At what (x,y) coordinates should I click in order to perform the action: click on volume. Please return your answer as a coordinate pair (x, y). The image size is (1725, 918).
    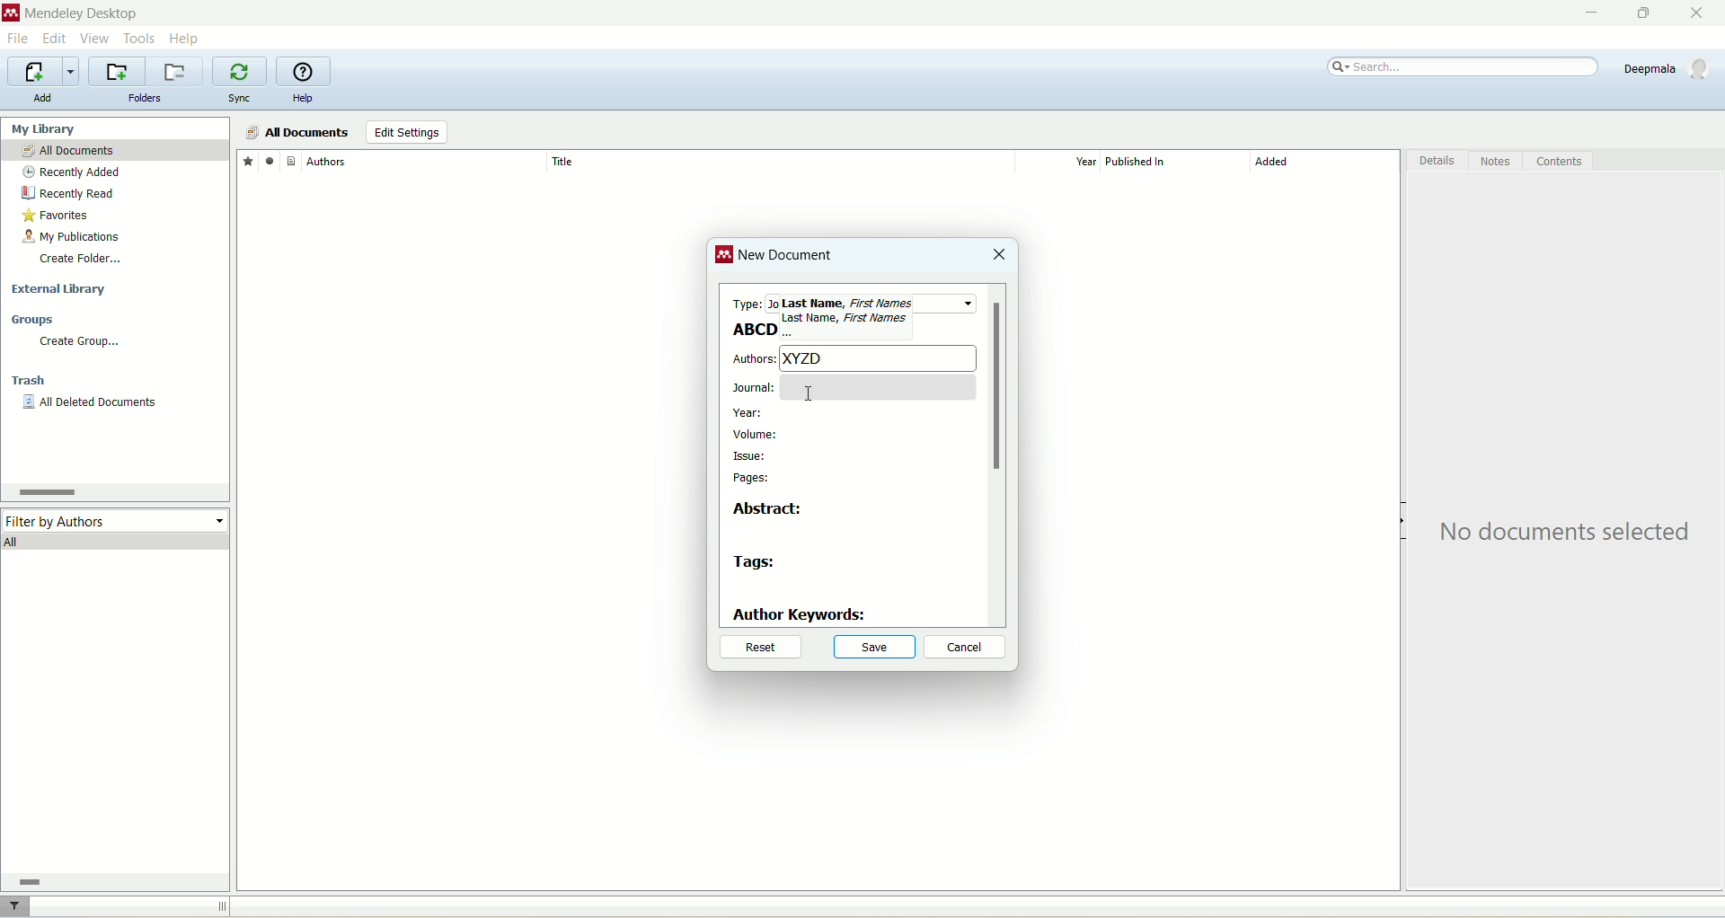
    Looking at the image, I should click on (761, 434).